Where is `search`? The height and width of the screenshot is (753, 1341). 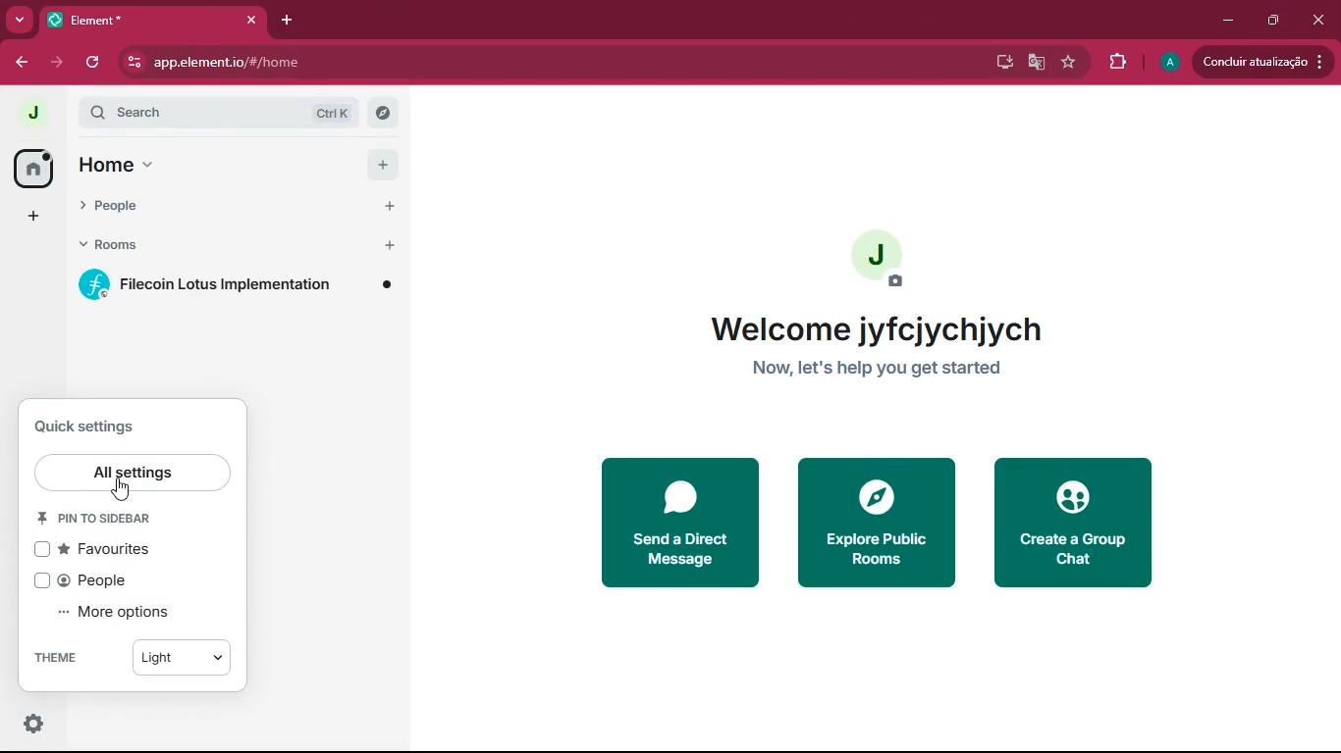
search is located at coordinates (226, 114).